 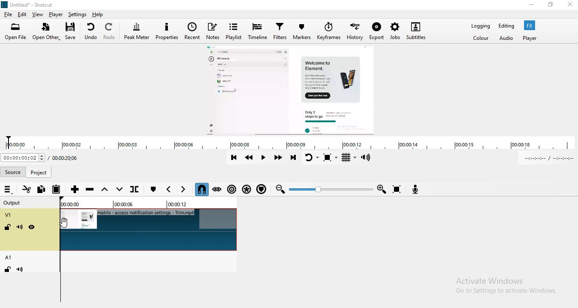 What do you see at coordinates (101, 14) in the screenshot?
I see `help` at bounding box center [101, 14].